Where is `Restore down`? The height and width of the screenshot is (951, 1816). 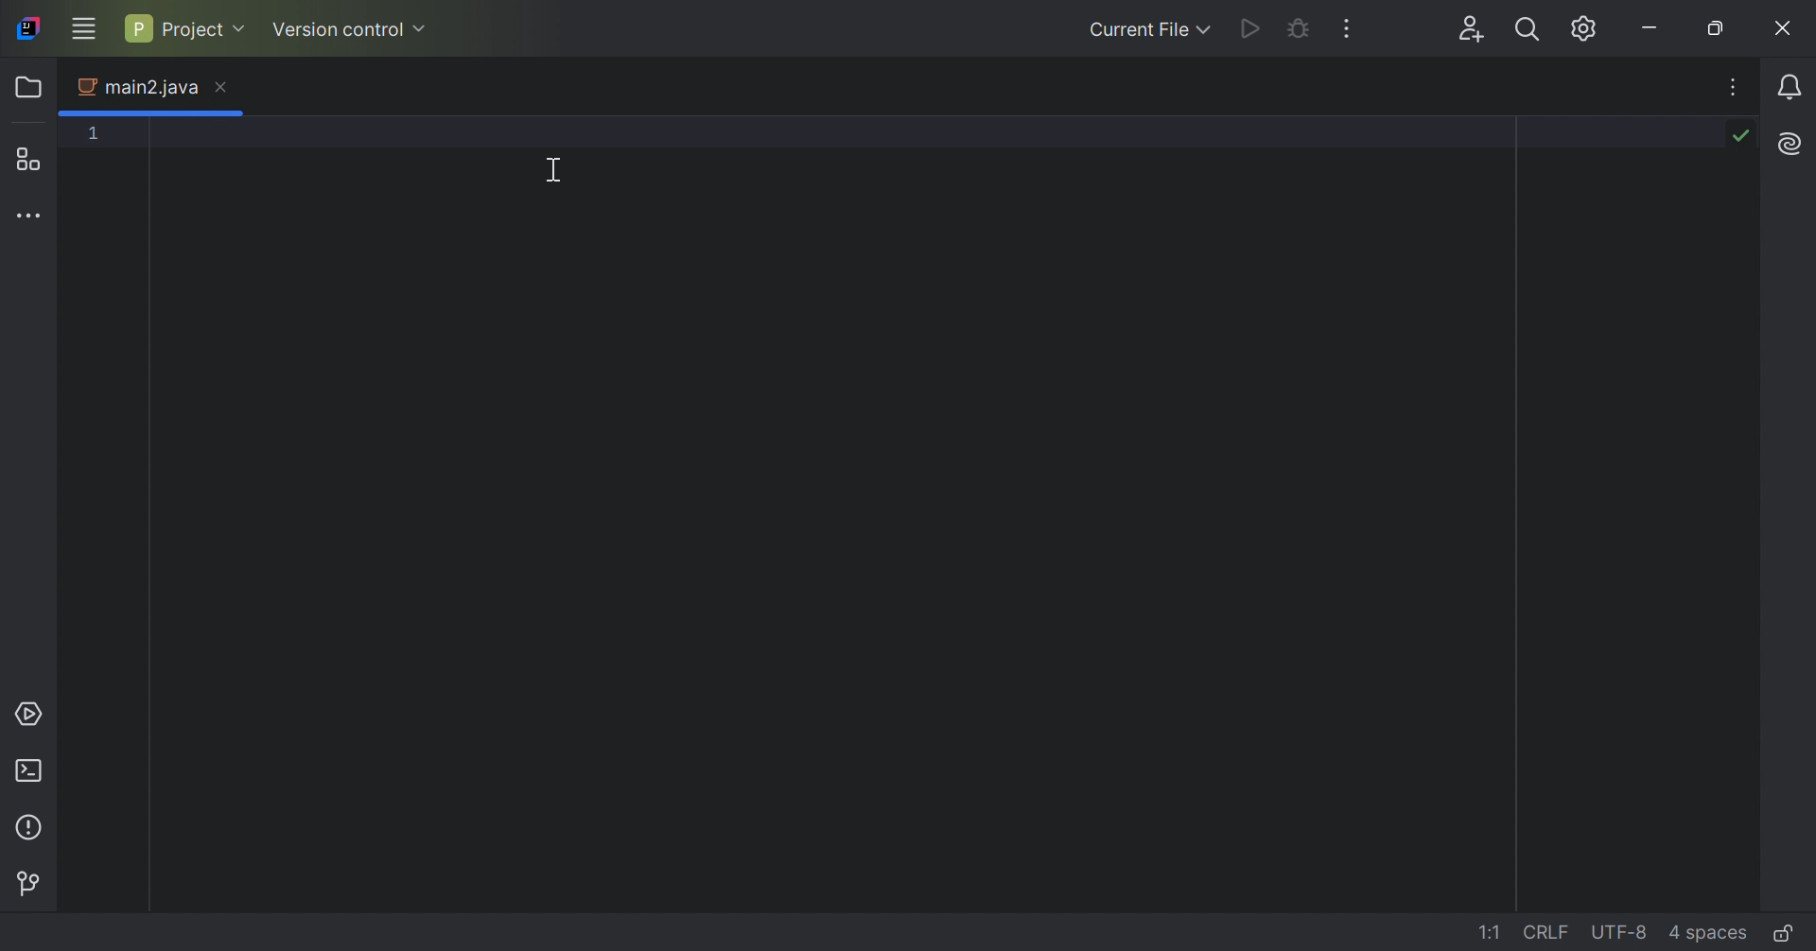
Restore down is located at coordinates (1715, 29).